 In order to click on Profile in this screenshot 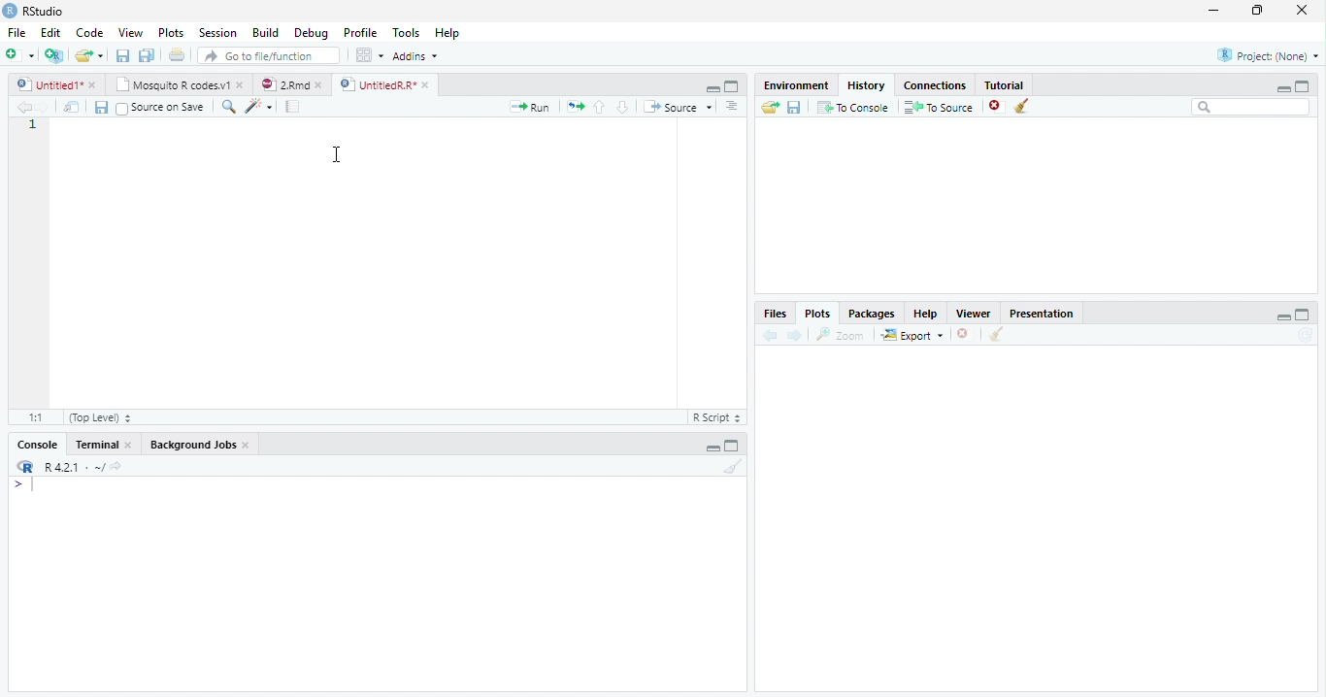, I will do `click(361, 34)`.